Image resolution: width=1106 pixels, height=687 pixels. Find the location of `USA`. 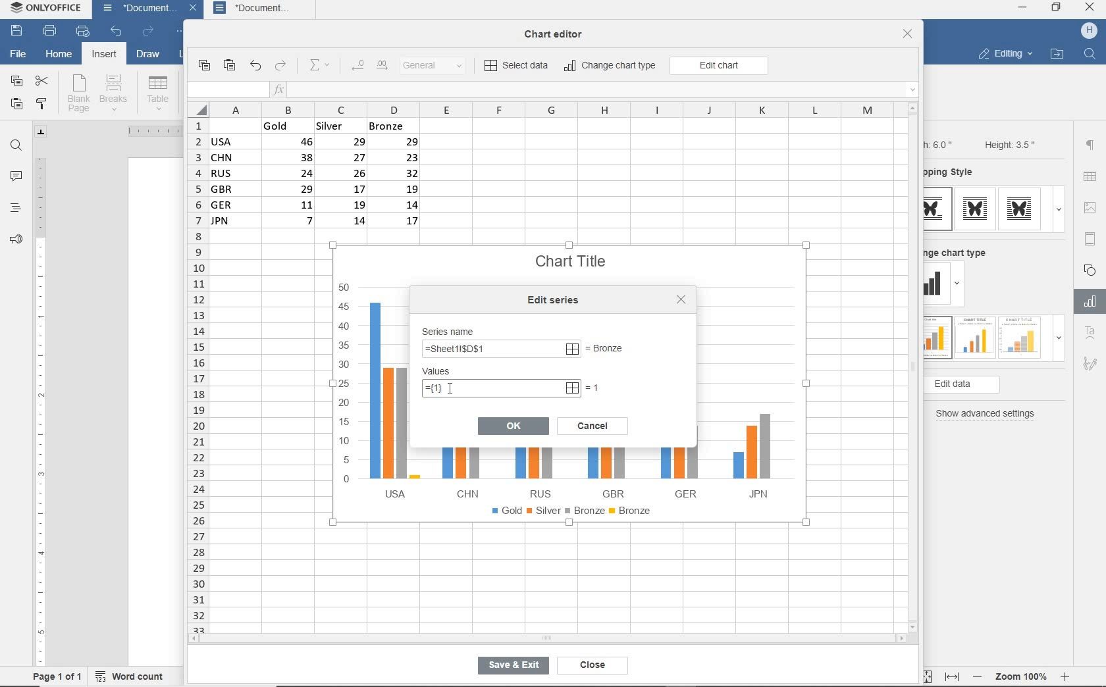

USA is located at coordinates (391, 399).